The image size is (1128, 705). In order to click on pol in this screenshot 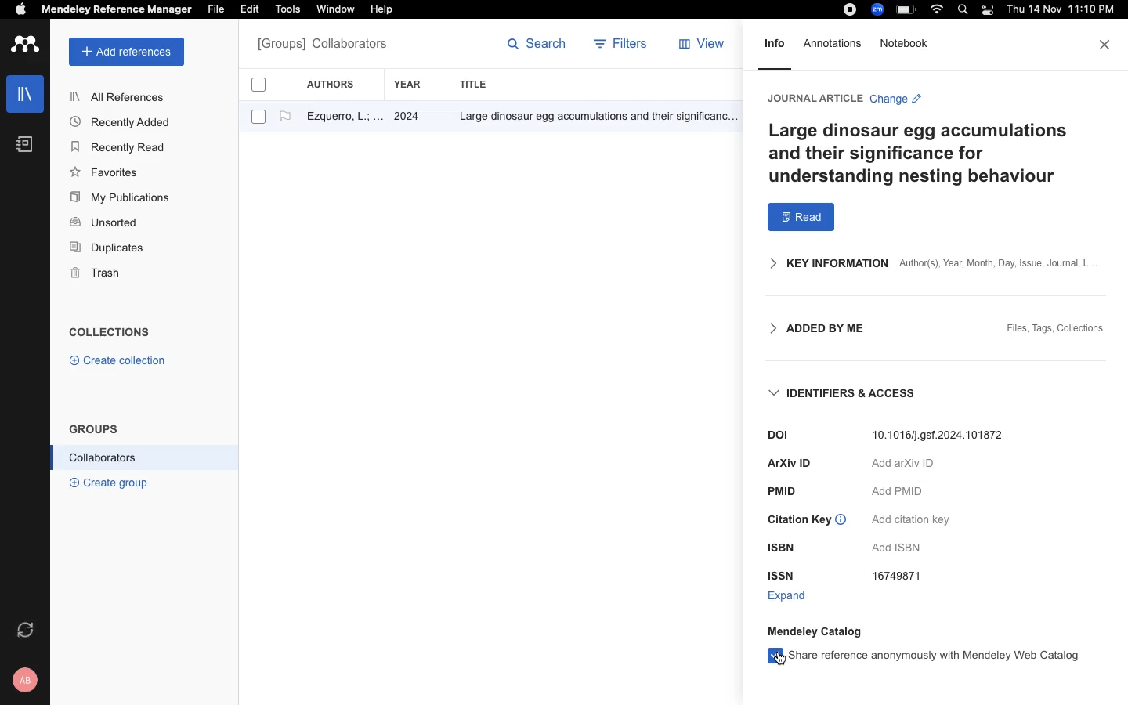, I will do `click(765, 435)`.